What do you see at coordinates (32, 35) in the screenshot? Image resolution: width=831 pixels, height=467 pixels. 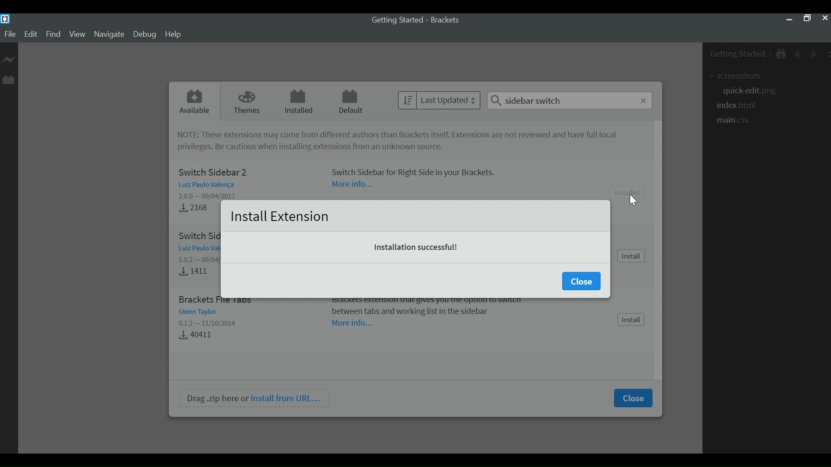 I see `Edit` at bounding box center [32, 35].